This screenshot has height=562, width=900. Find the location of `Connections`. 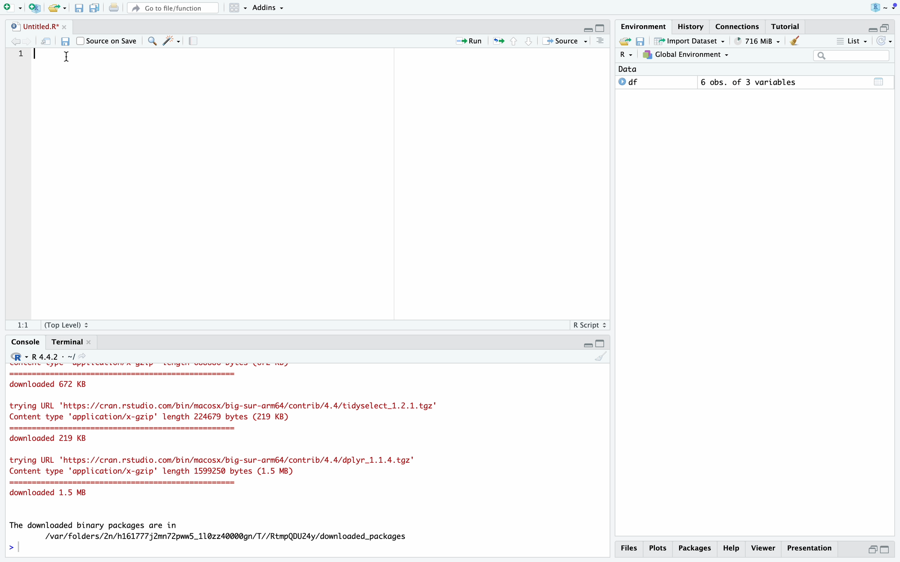

Connections is located at coordinates (737, 27).